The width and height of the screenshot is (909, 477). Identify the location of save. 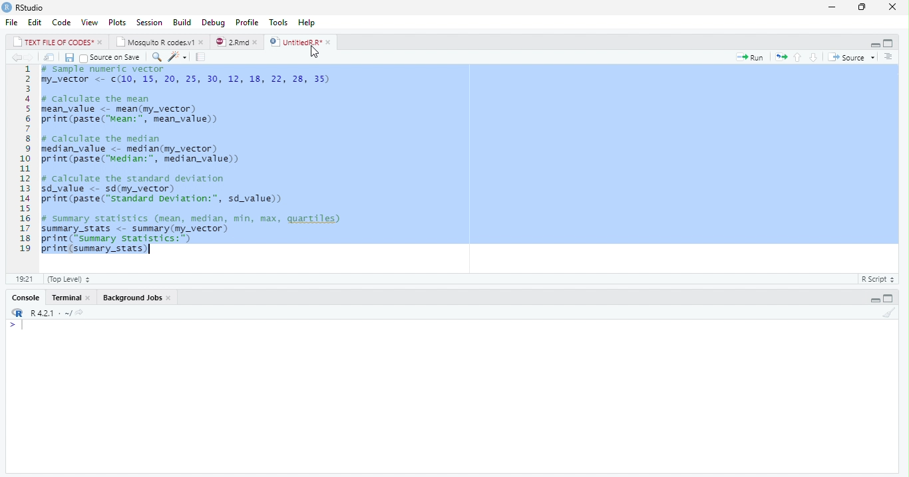
(71, 58).